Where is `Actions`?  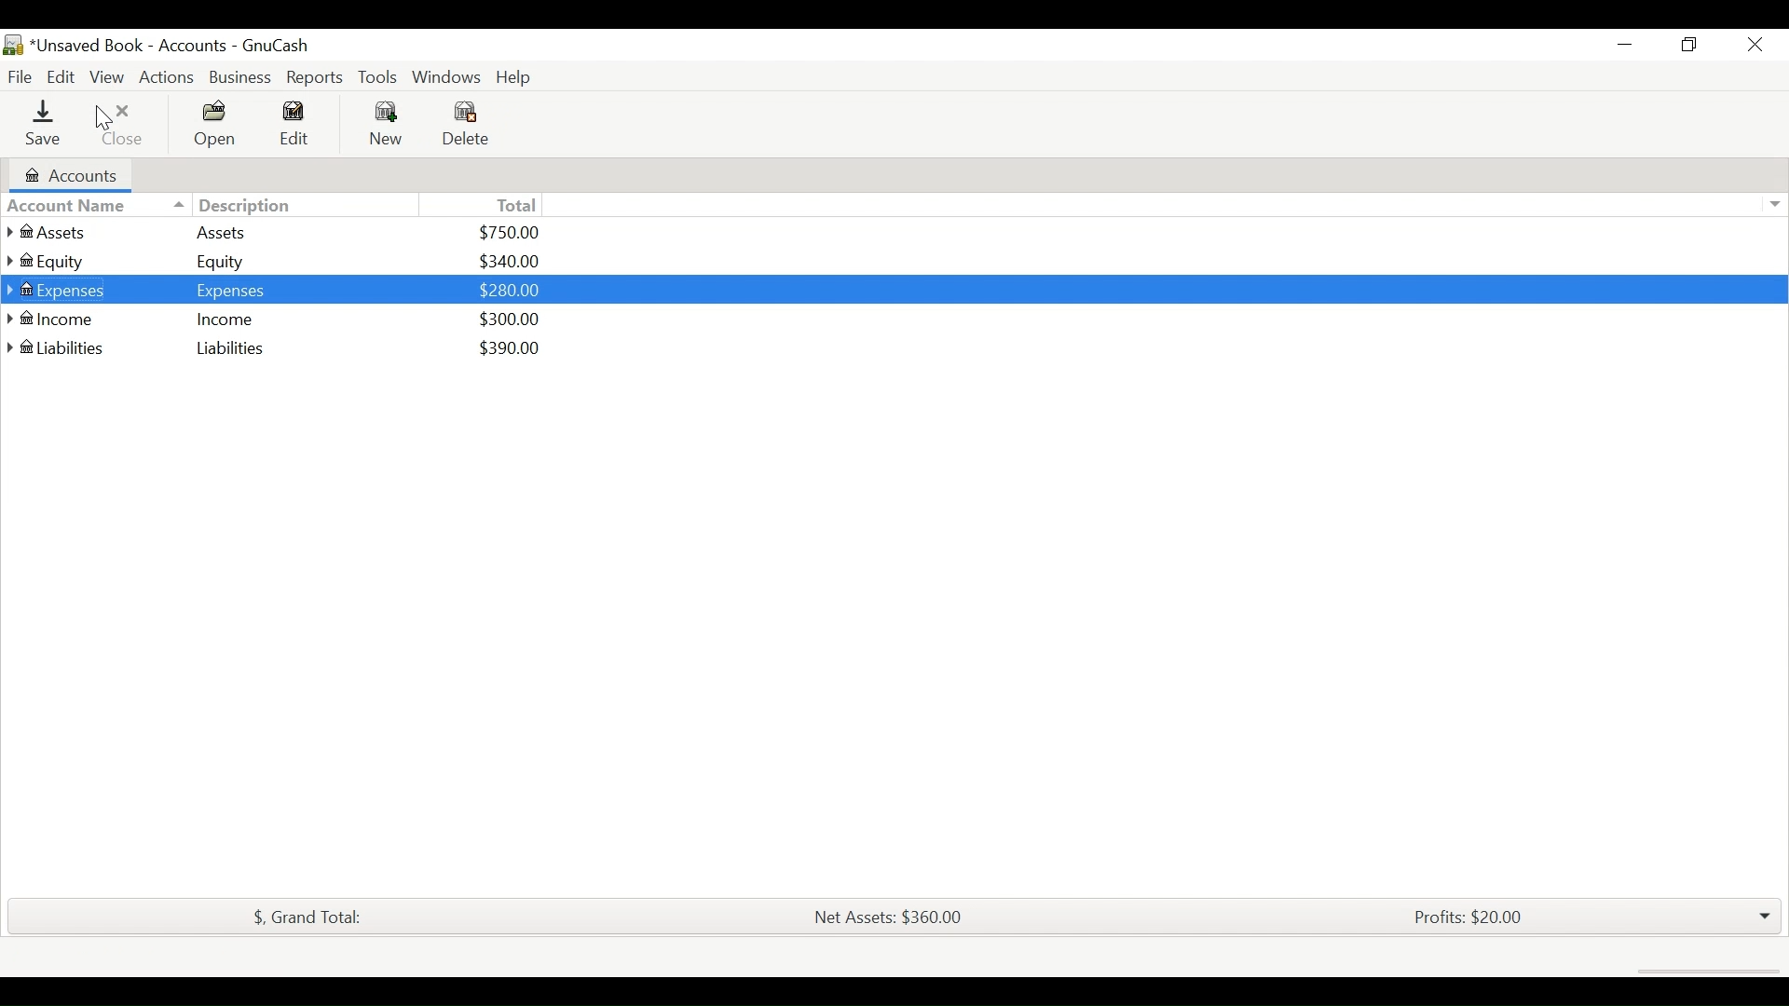 Actions is located at coordinates (167, 75).